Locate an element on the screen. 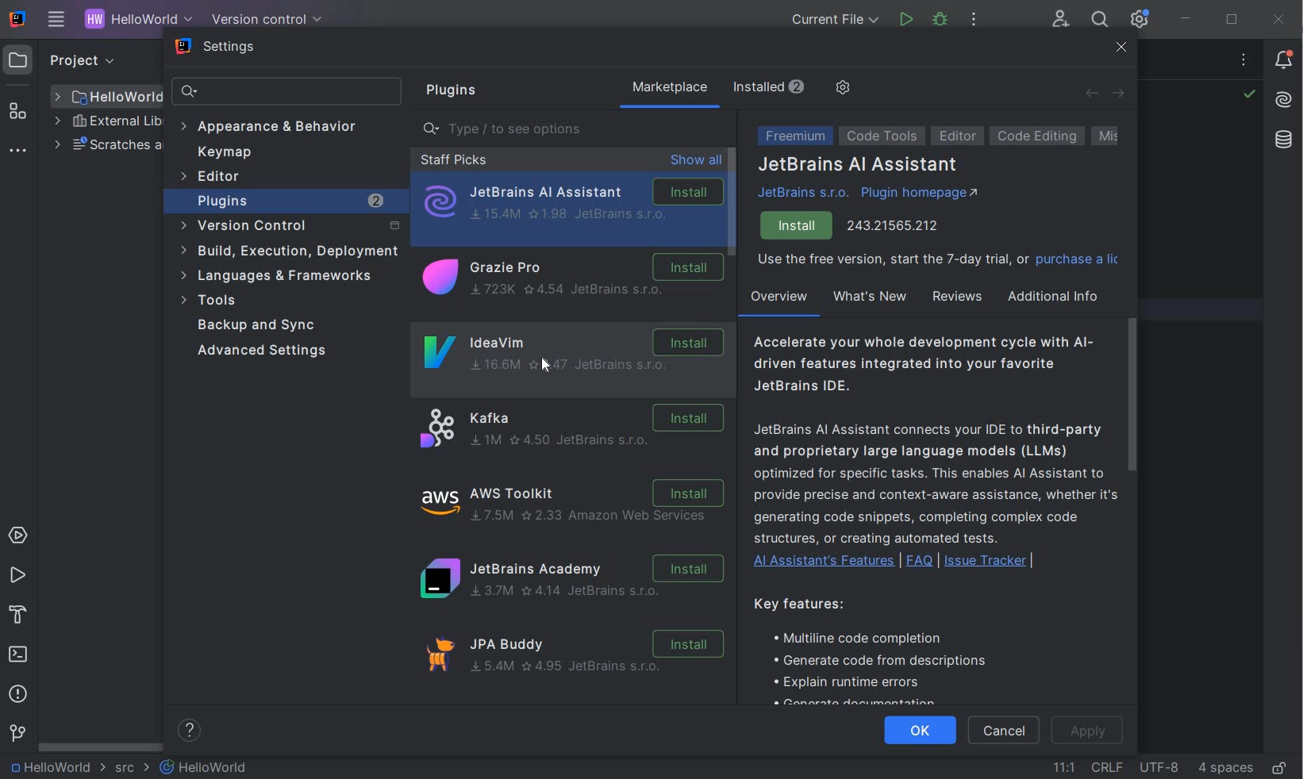  PROBLEMS is located at coordinates (18, 696).